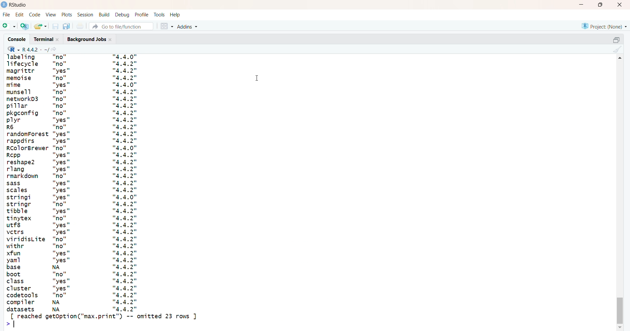  What do you see at coordinates (617, 50) in the screenshot?
I see `clear console` at bounding box center [617, 50].